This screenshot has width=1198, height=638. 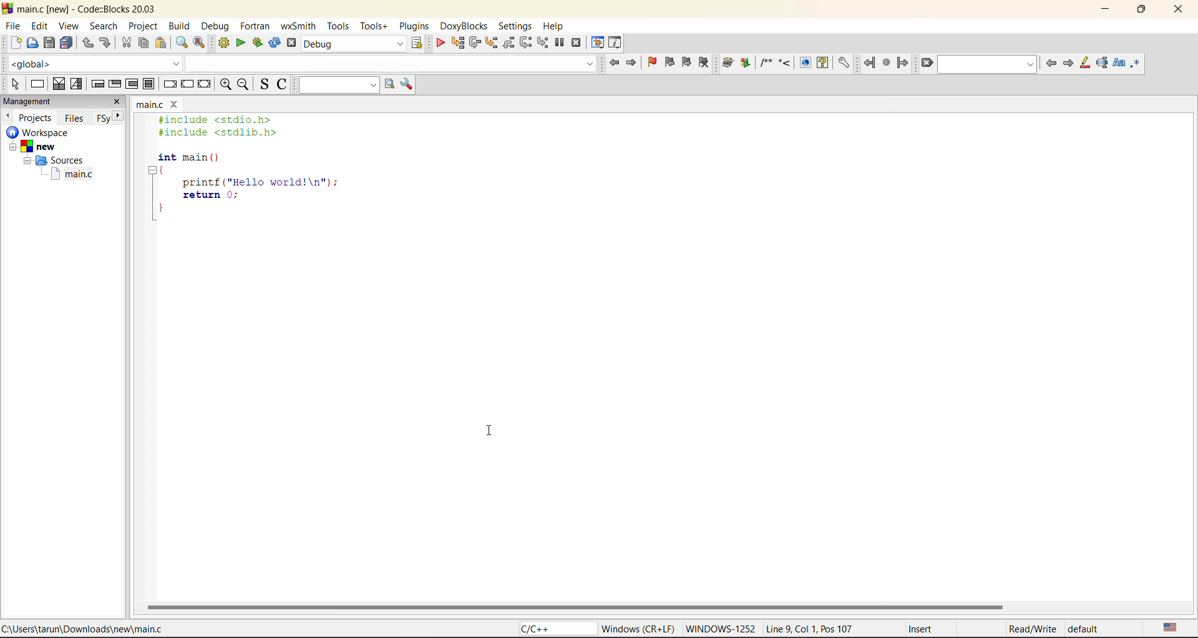 I want to click on management, so click(x=41, y=101).